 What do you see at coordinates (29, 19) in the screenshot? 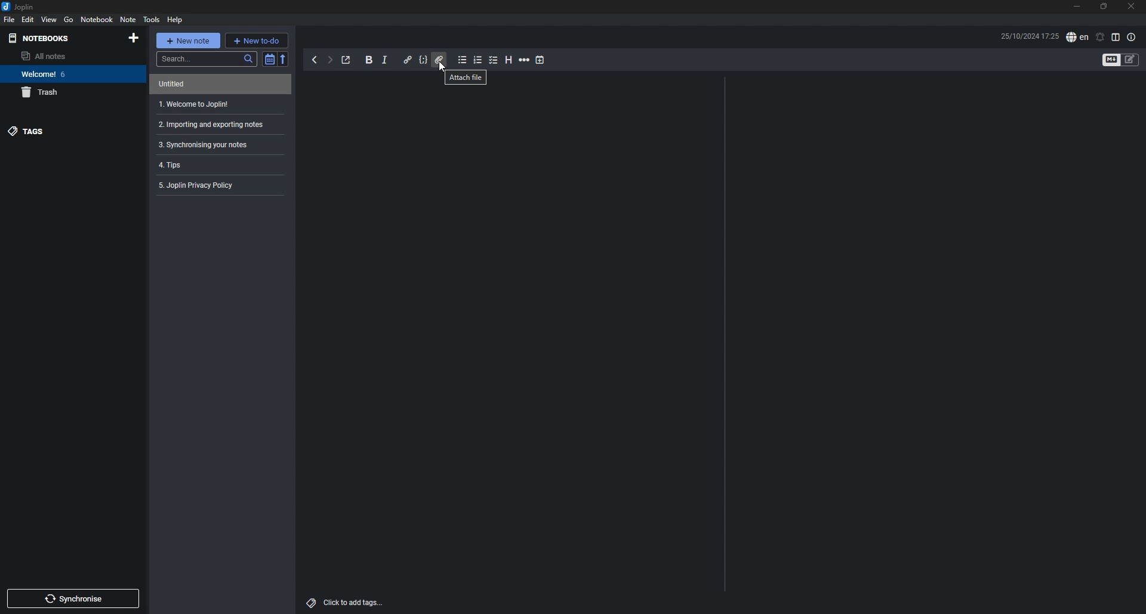
I see `edit` at bounding box center [29, 19].